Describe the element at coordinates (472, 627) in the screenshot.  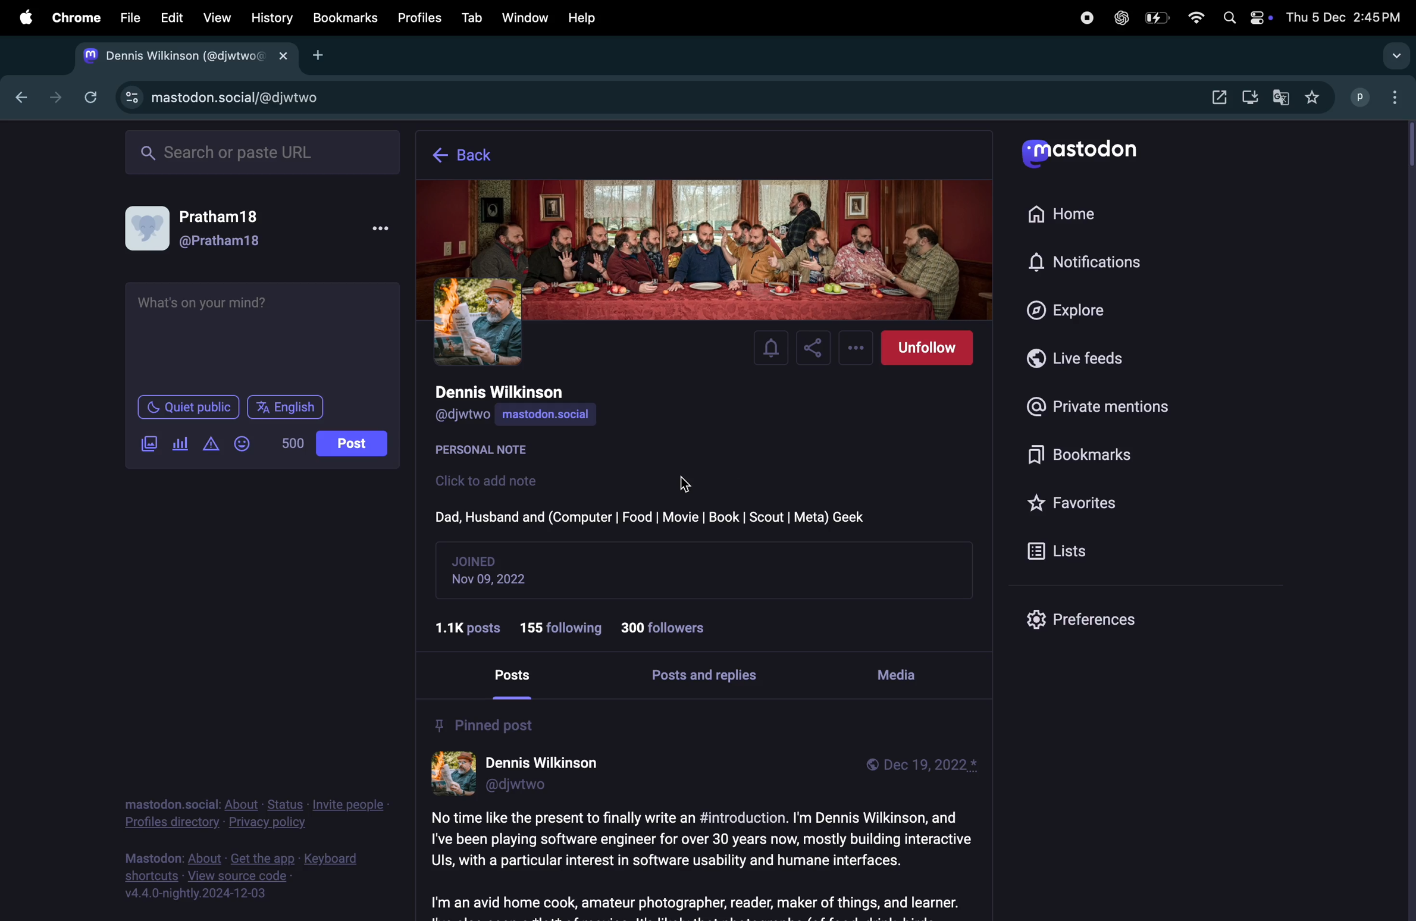
I see `1.1 k post` at that location.